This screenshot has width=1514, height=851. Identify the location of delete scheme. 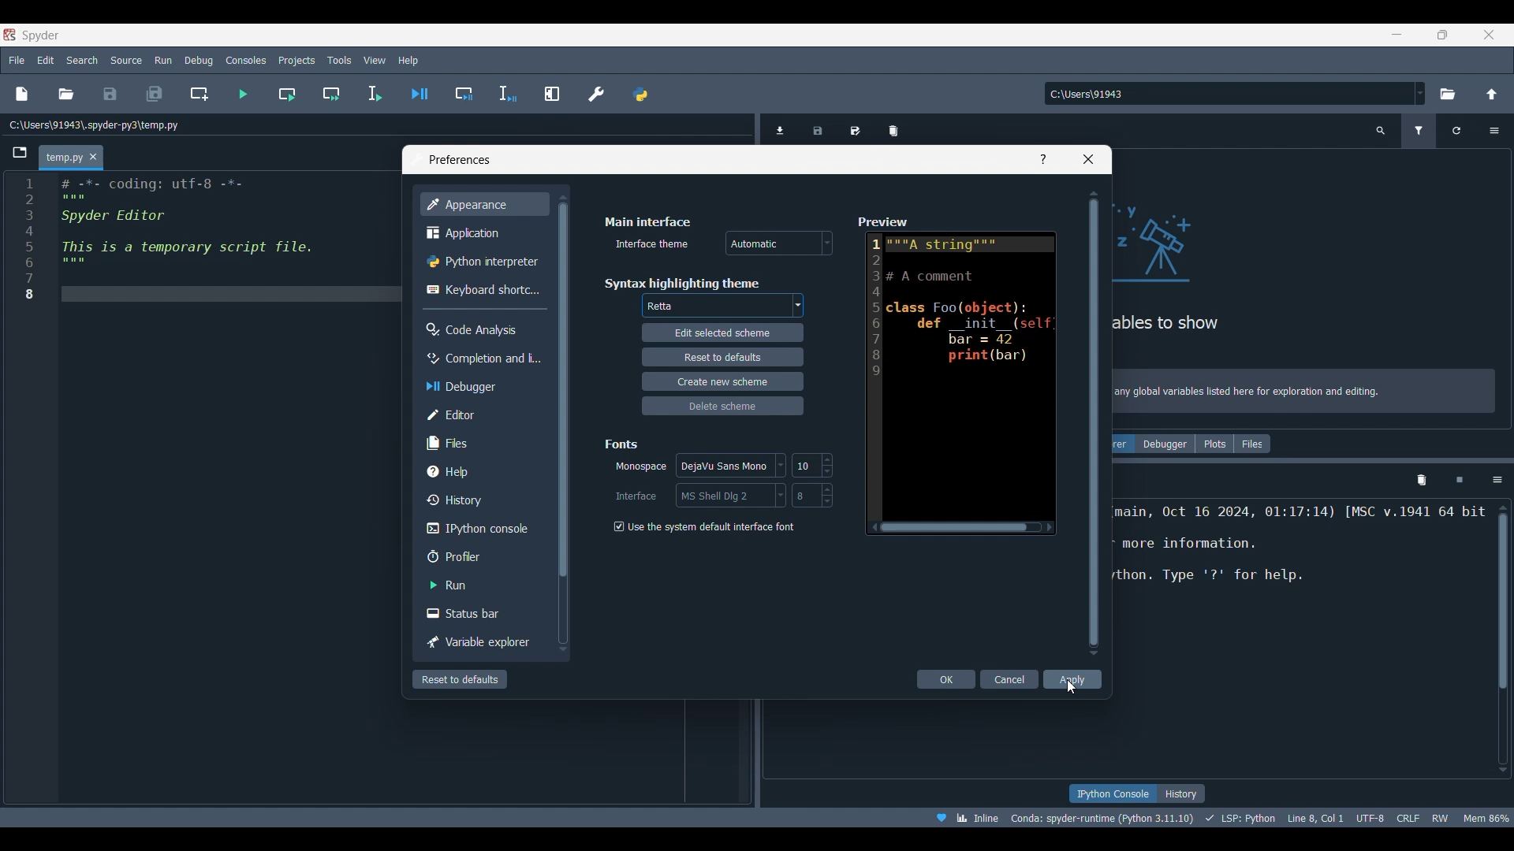
(725, 405).